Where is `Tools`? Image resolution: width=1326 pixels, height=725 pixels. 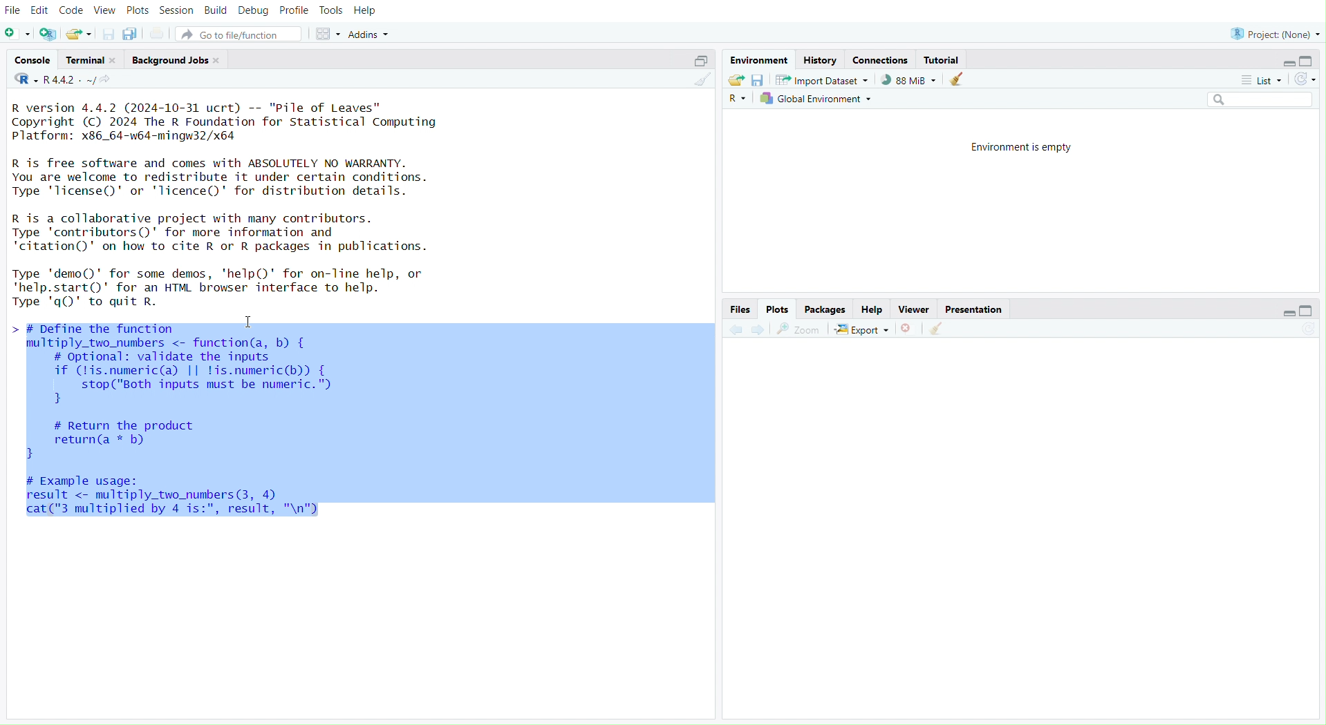
Tools is located at coordinates (328, 10).